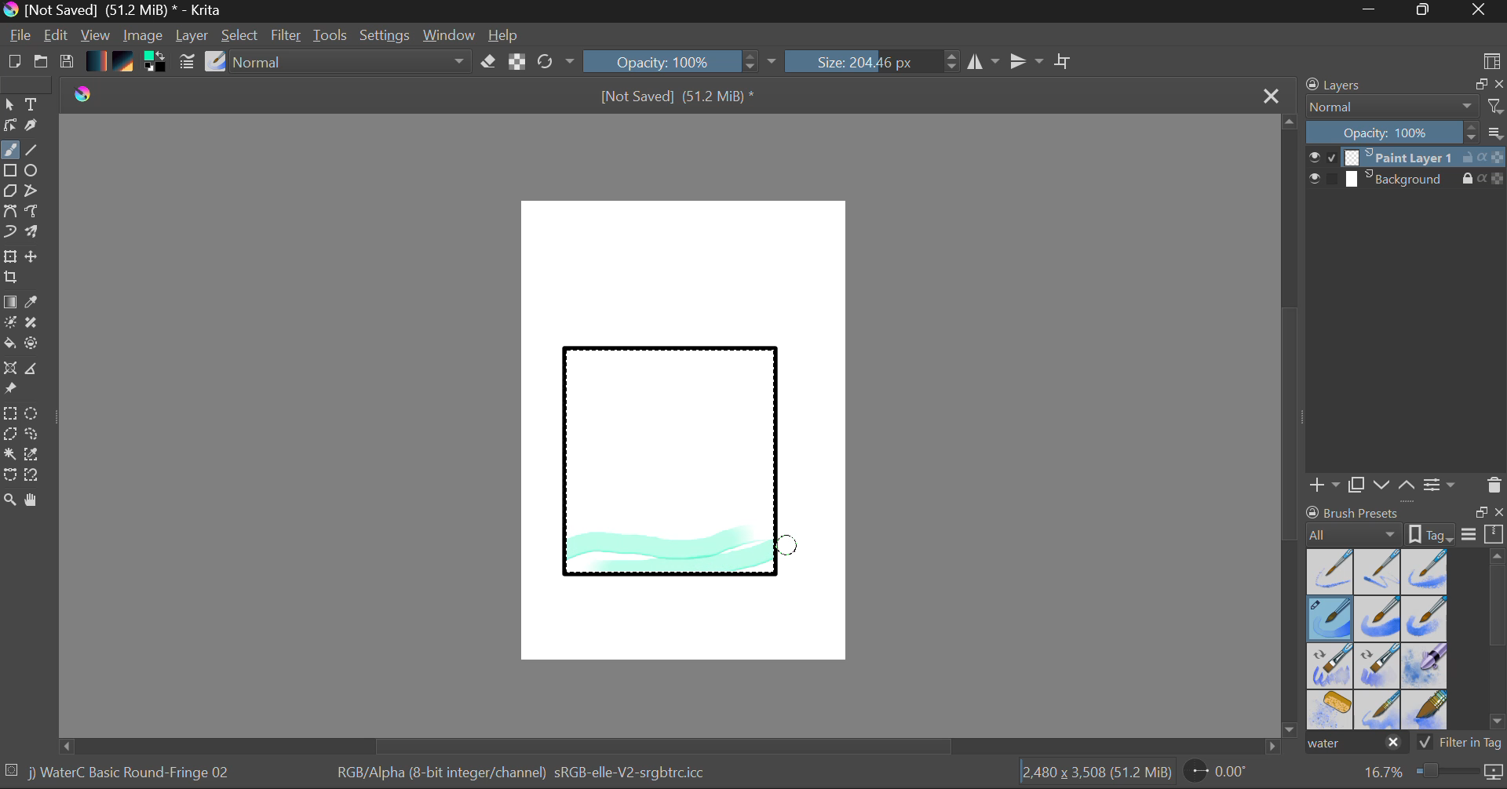  I want to click on Water C - Special Blobs, so click(1425, 667).